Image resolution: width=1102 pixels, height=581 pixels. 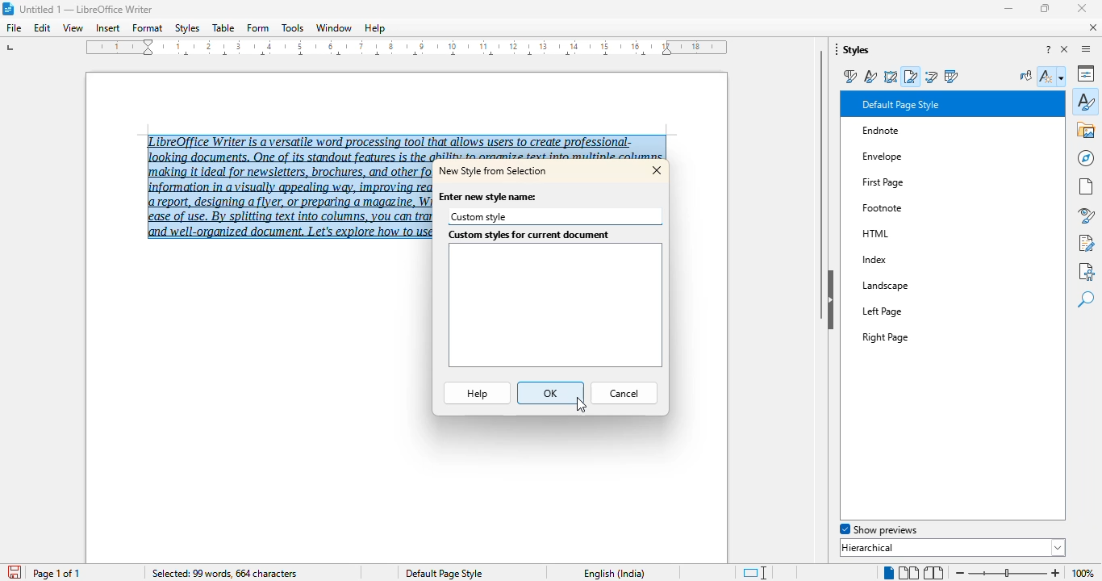 I want to click on enter new style name: , so click(x=490, y=196).